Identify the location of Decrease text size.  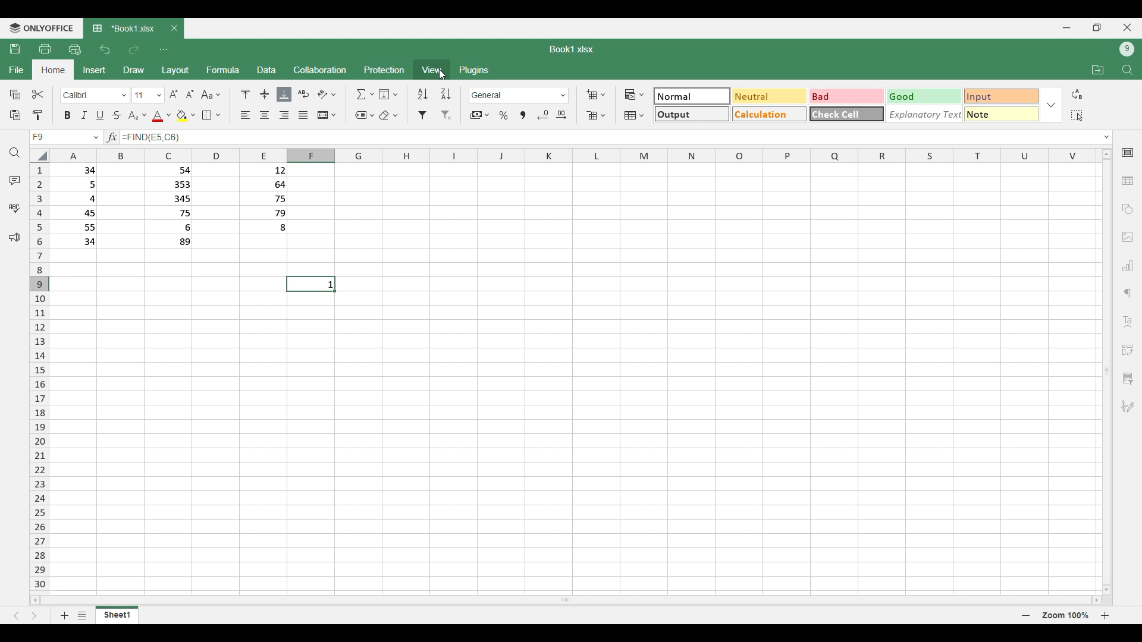
(189, 95).